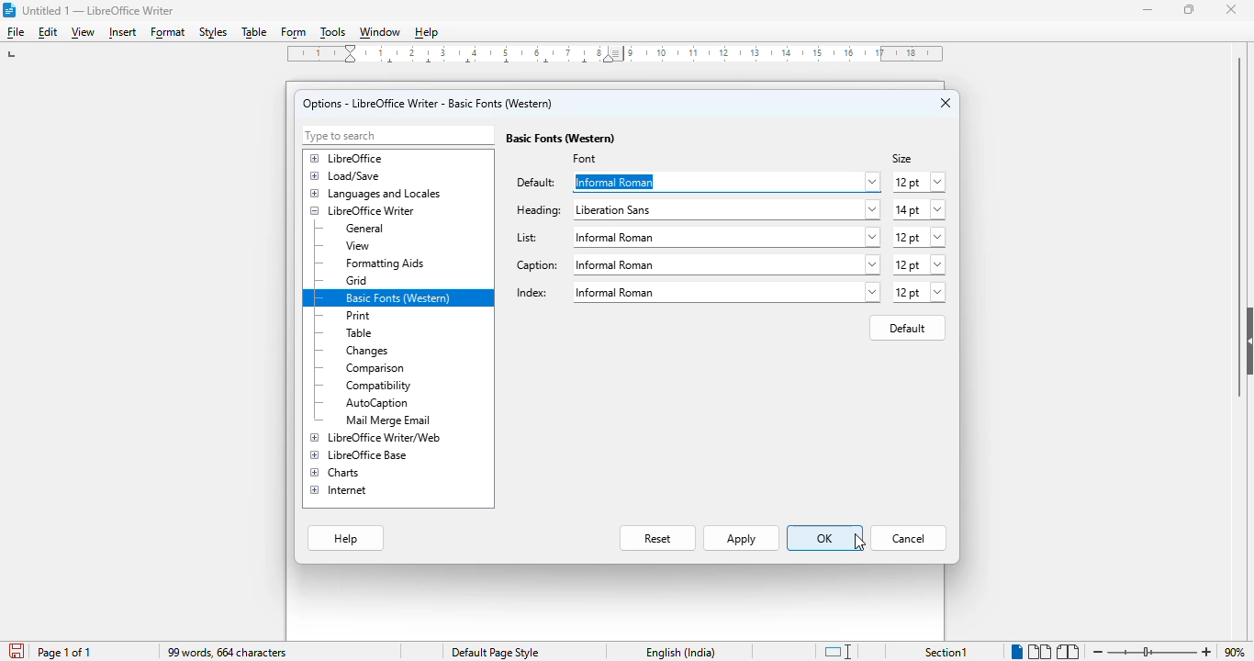  Describe the element at coordinates (530, 293) in the screenshot. I see `index: ` at that location.